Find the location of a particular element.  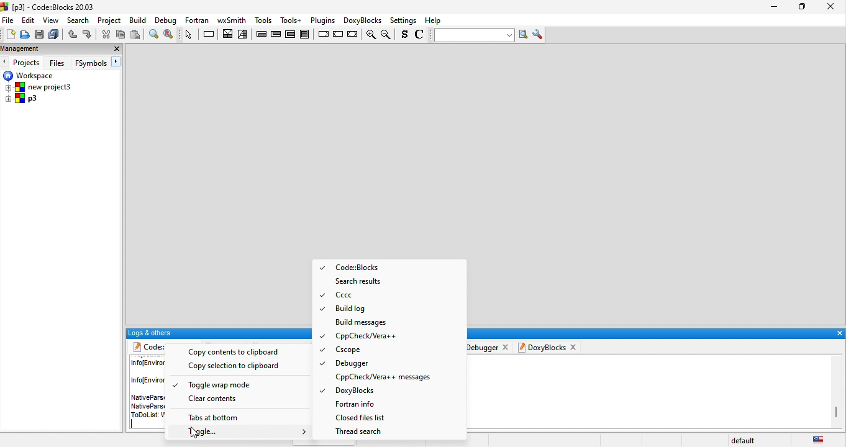

files is located at coordinates (58, 62).